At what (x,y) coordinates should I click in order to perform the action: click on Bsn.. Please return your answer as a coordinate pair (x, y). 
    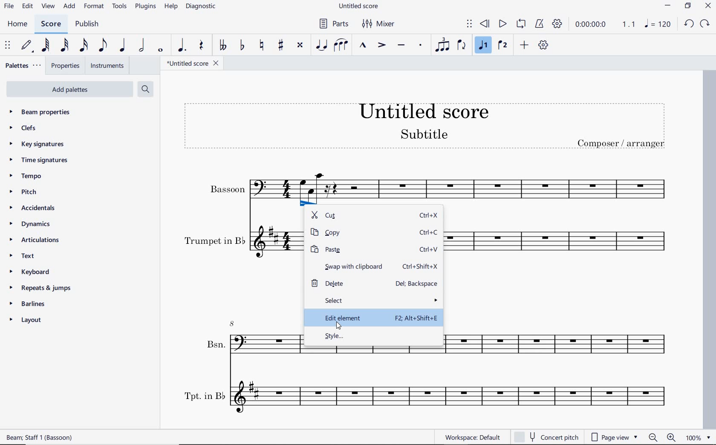
    Looking at the image, I should click on (375, 359).